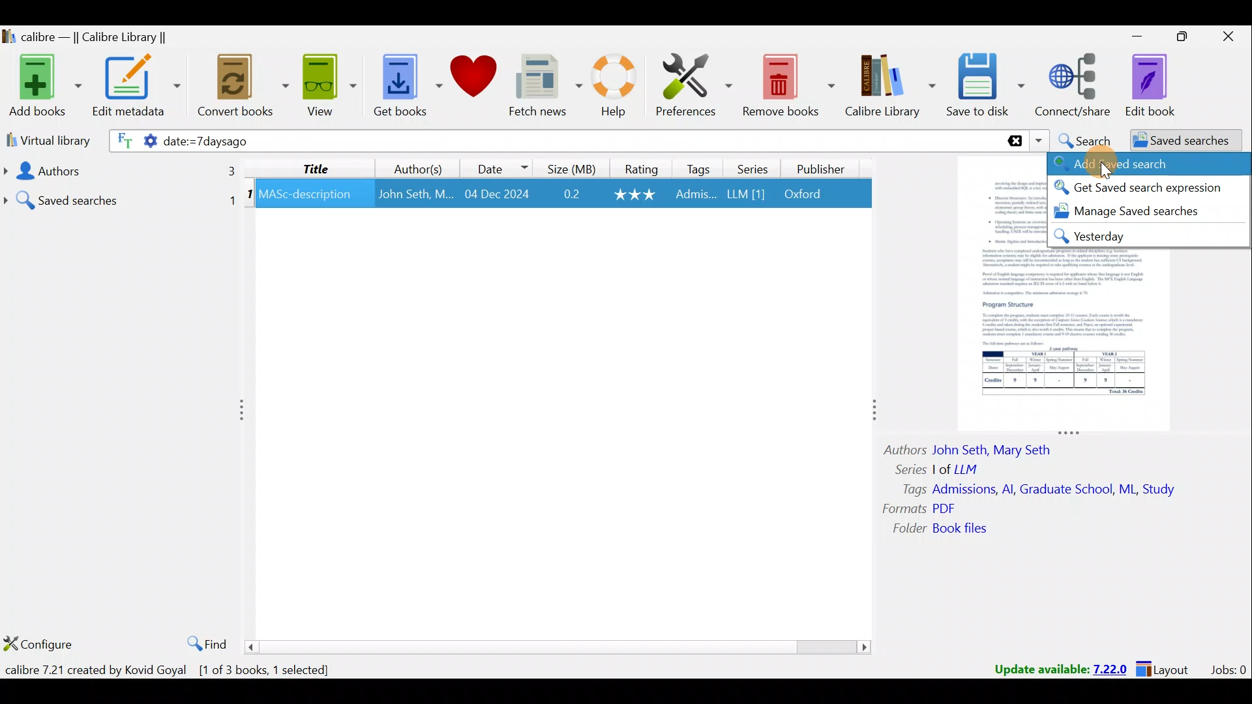  What do you see at coordinates (402, 83) in the screenshot?
I see `Get books` at bounding box center [402, 83].